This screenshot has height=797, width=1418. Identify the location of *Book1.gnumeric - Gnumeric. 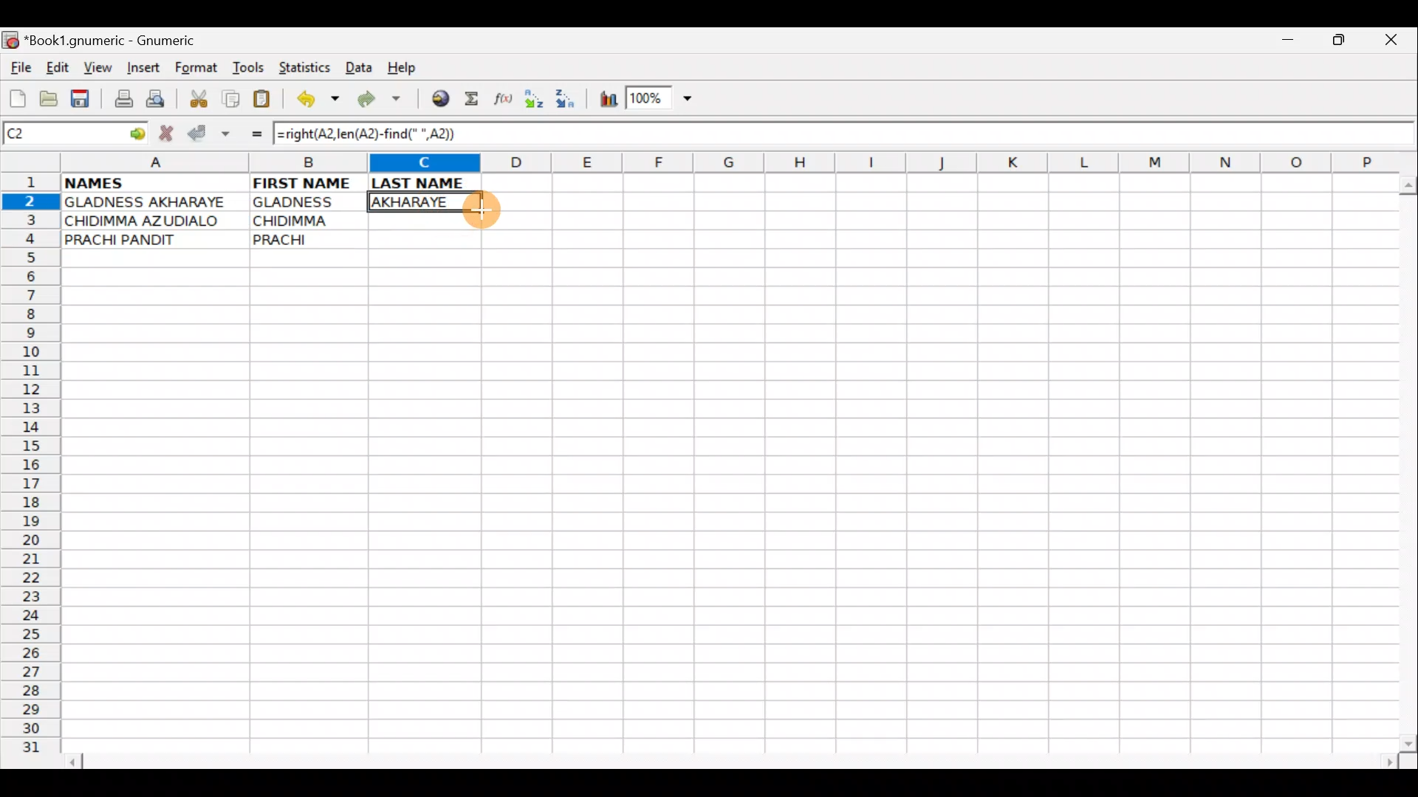
(123, 41).